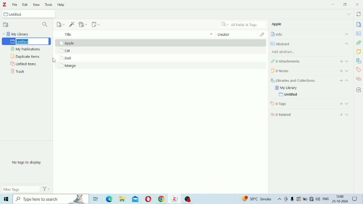 Image resolution: width=363 pixels, height=204 pixels. I want to click on cursor, so click(55, 61).